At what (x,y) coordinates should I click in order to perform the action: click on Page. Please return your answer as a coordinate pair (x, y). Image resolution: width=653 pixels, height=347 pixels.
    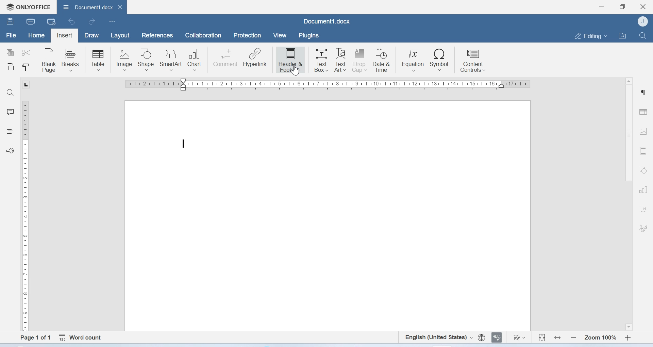
    Looking at the image, I should click on (328, 216).